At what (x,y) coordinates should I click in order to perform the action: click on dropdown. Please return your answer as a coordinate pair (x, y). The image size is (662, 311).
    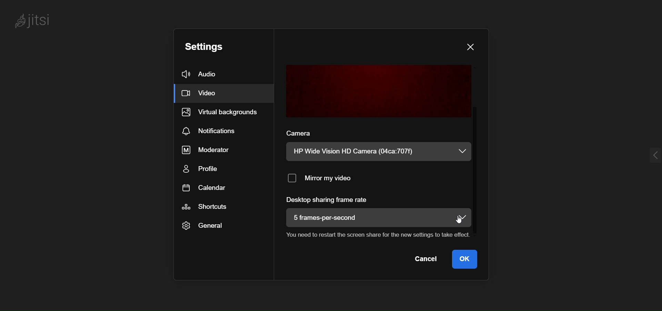
    Looking at the image, I should click on (462, 151).